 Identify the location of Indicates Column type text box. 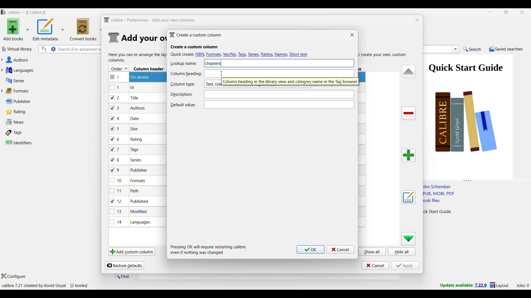
(183, 84).